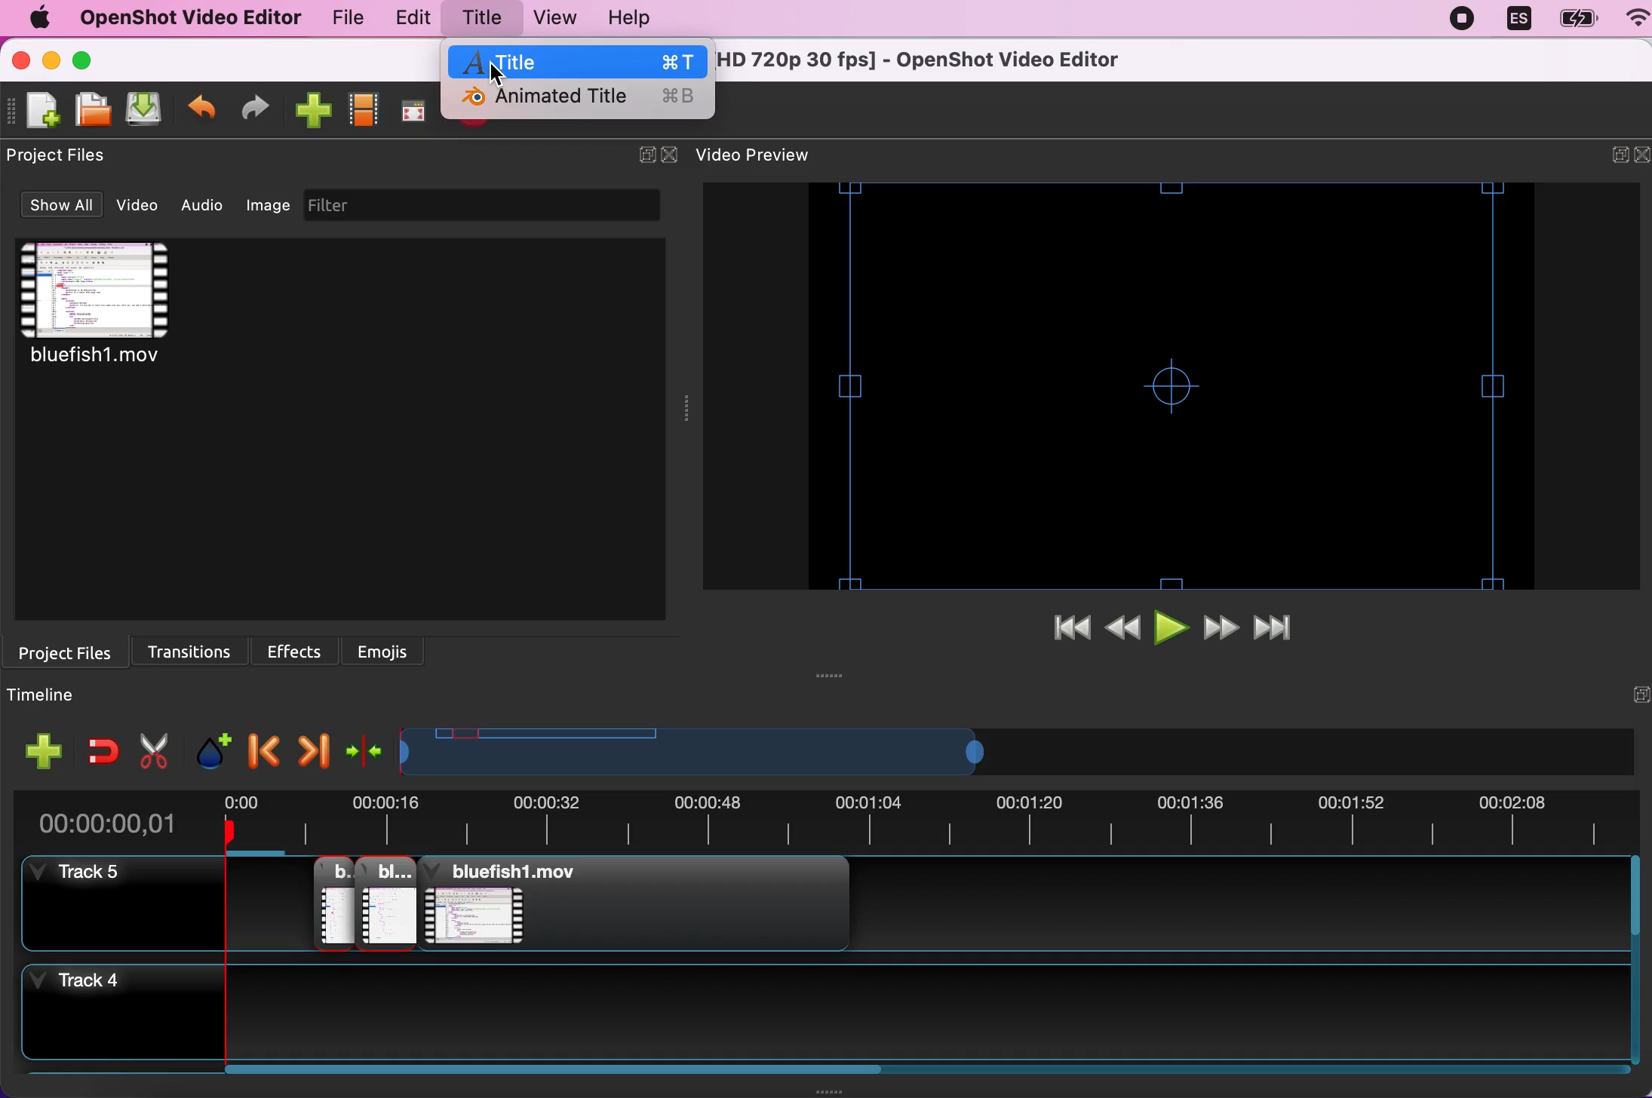  What do you see at coordinates (409, 19) in the screenshot?
I see `edit` at bounding box center [409, 19].